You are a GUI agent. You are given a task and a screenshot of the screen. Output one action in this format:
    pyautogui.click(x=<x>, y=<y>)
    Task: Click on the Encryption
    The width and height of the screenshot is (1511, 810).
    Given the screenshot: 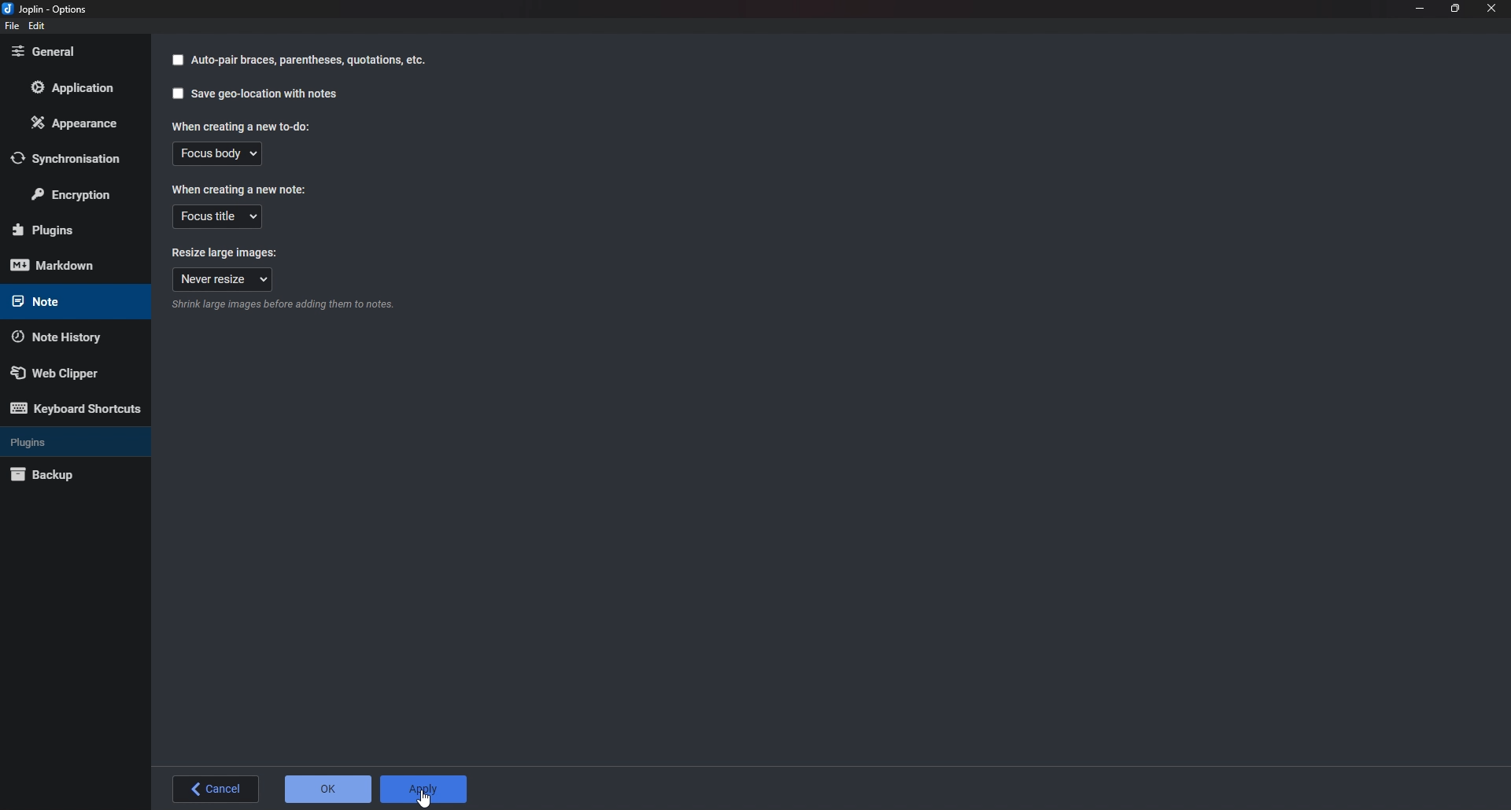 What is the action you would take?
    pyautogui.click(x=80, y=192)
    